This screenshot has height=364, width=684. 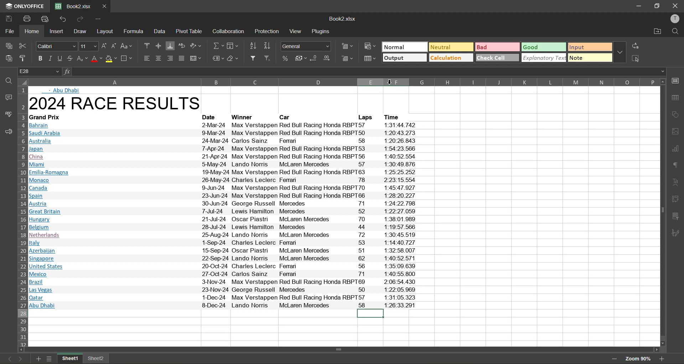 What do you see at coordinates (159, 31) in the screenshot?
I see `data` at bounding box center [159, 31].